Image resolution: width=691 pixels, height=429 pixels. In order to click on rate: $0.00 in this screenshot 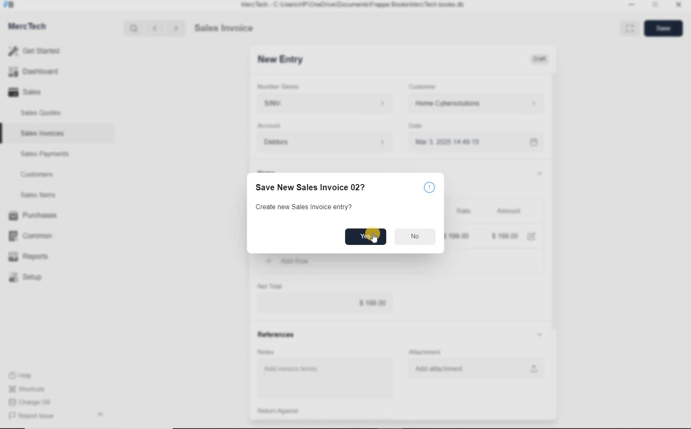, I will do `click(458, 235)`.